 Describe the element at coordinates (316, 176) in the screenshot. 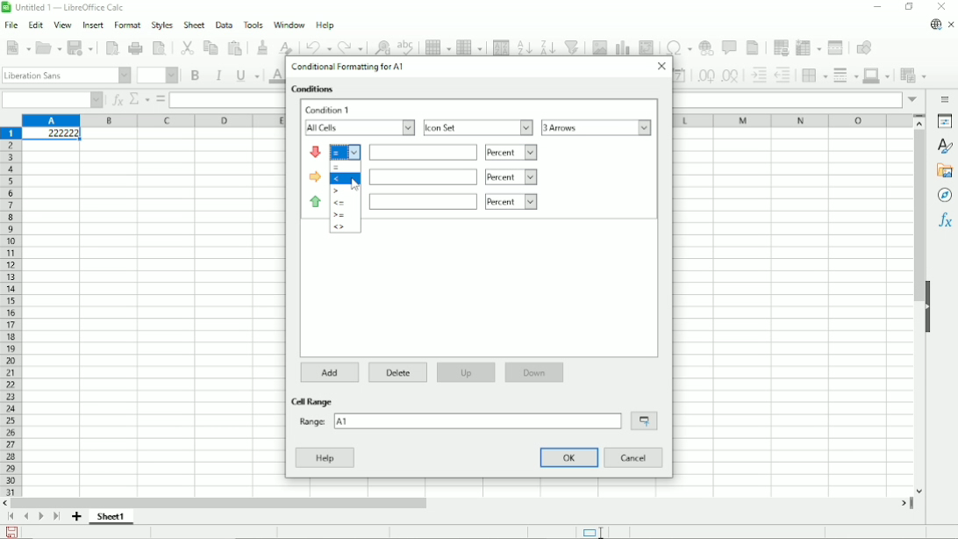

I see `icon conditions` at that location.